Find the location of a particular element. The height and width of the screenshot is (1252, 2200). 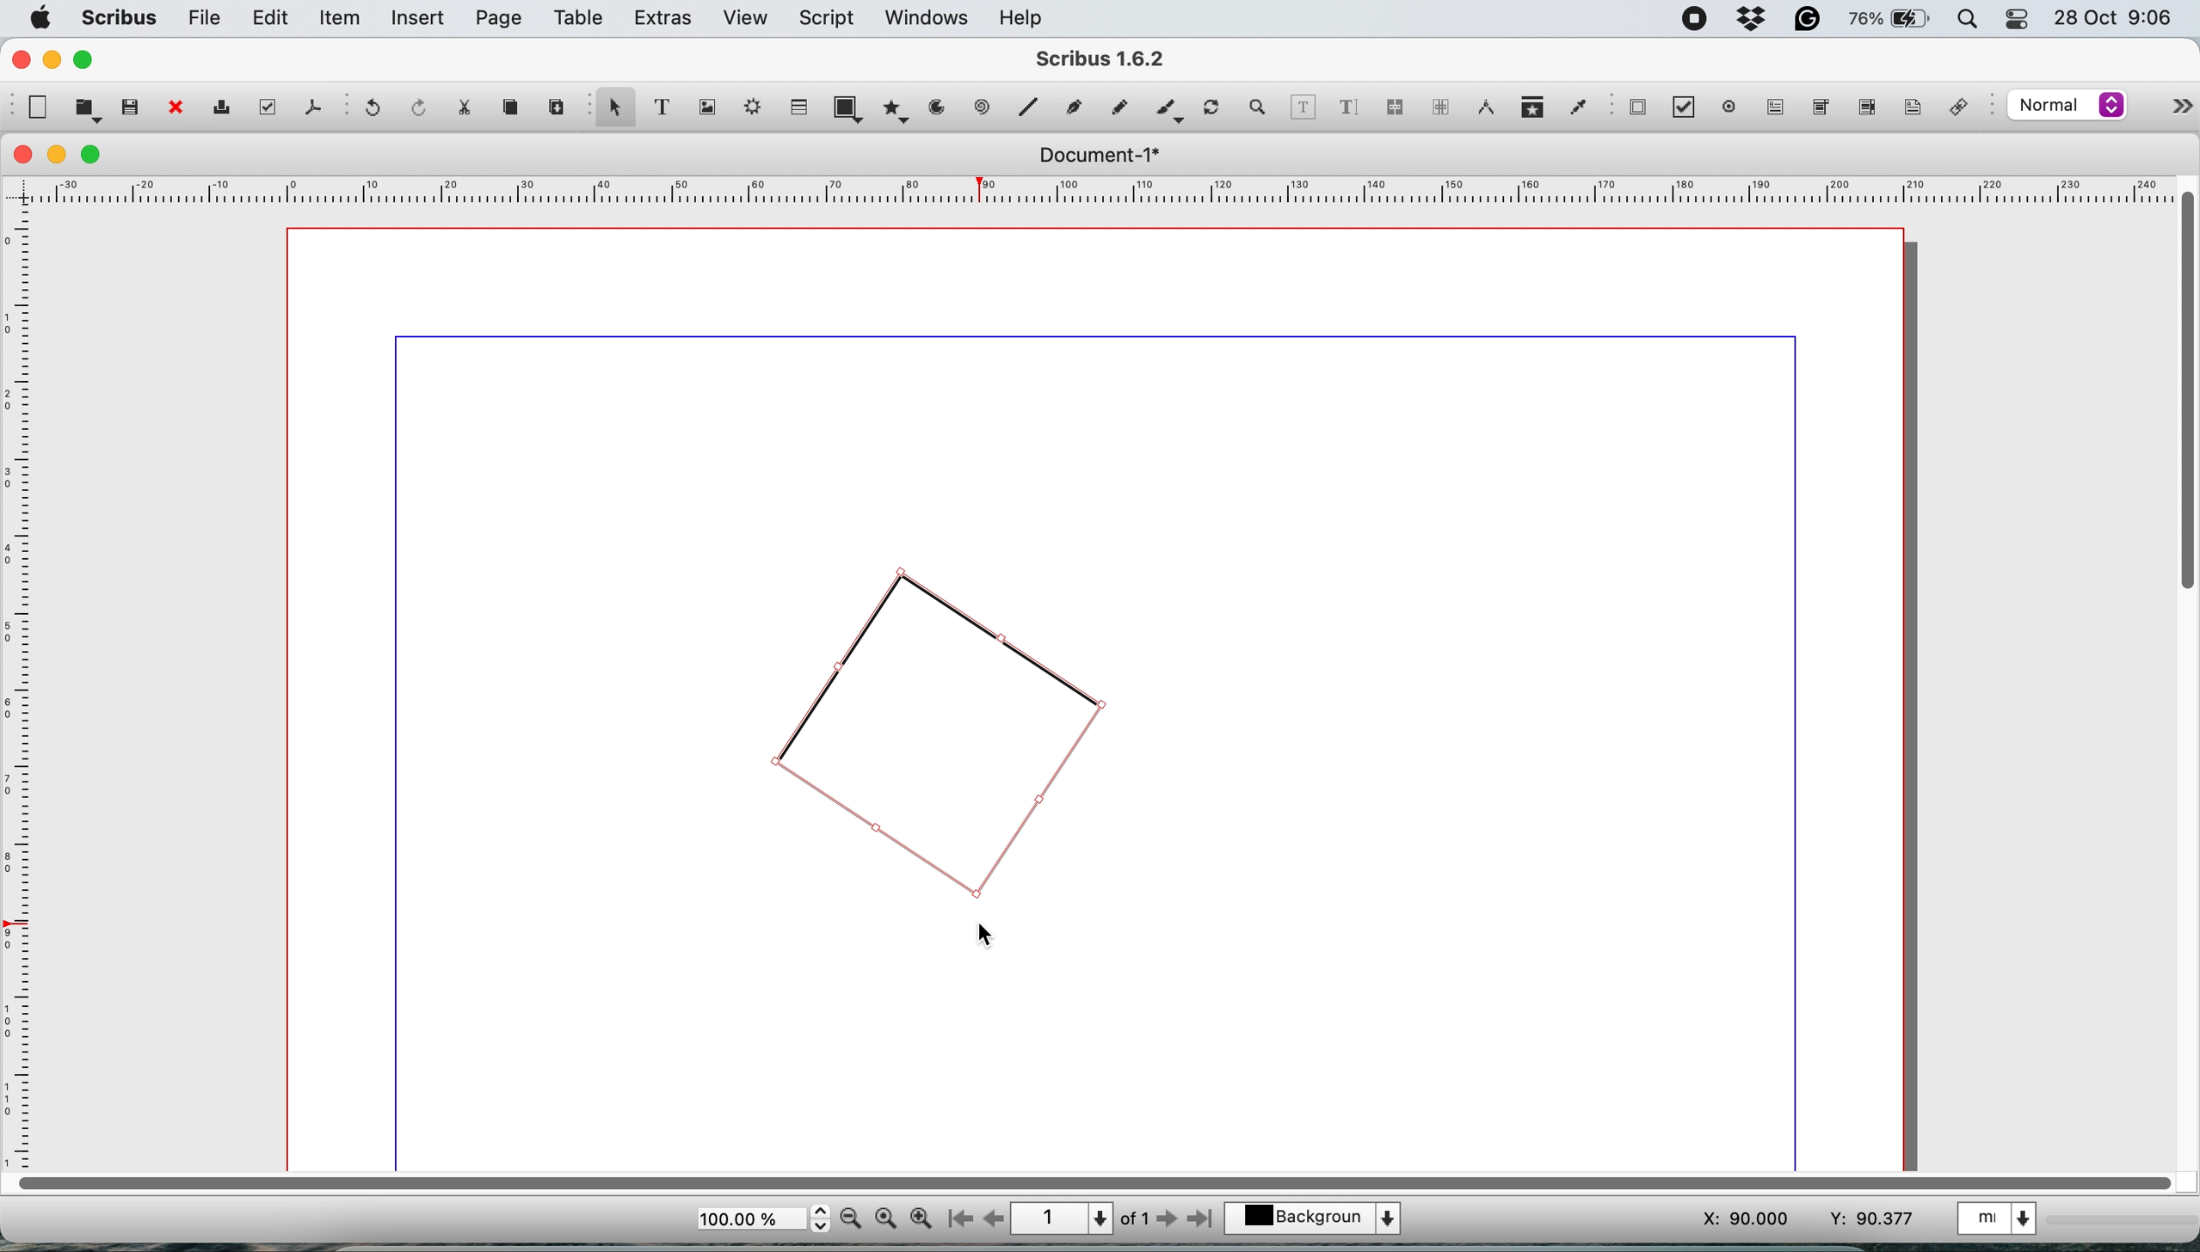

save is located at coordinates (130, 107).